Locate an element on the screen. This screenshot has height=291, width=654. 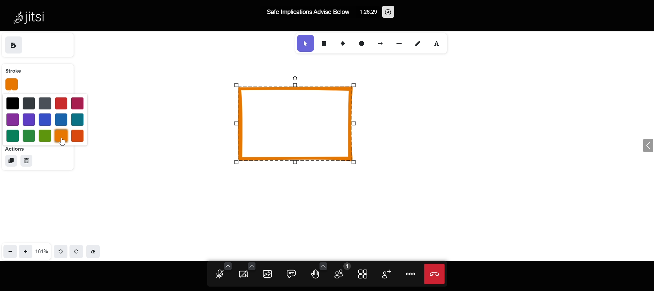
Safe Implications Advise Below is located at coordinates (306, 13).